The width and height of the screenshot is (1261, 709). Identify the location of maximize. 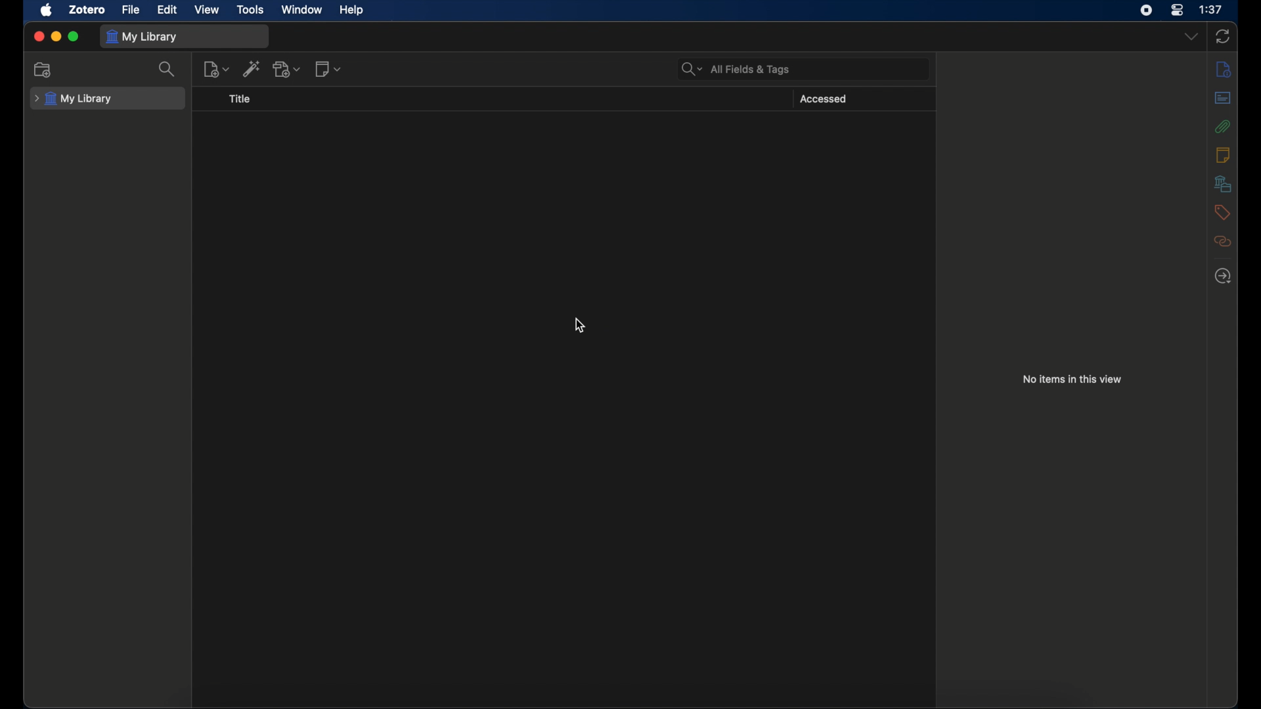
(75, 37).